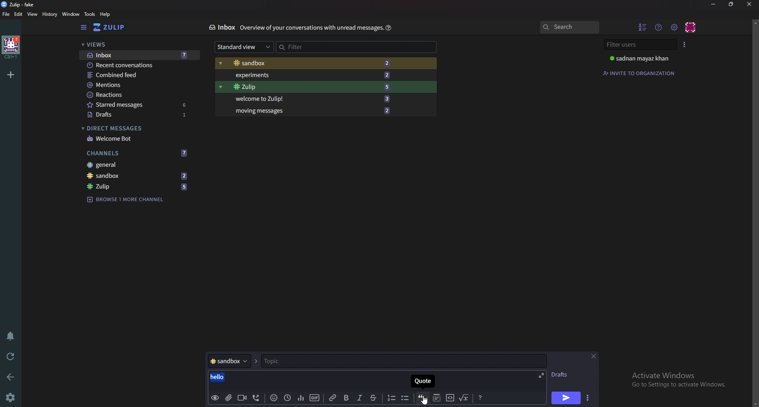 The image size is (759, 407). I want to click on Window, so click(72, 14).